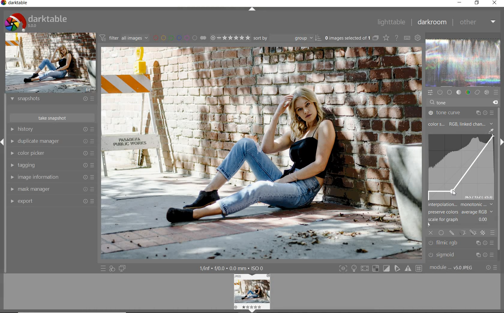 The image size is (504, 313). Describe the element at coordinates (490, 268) in the screenshot. I see `reset or presets & preferences` at that location.